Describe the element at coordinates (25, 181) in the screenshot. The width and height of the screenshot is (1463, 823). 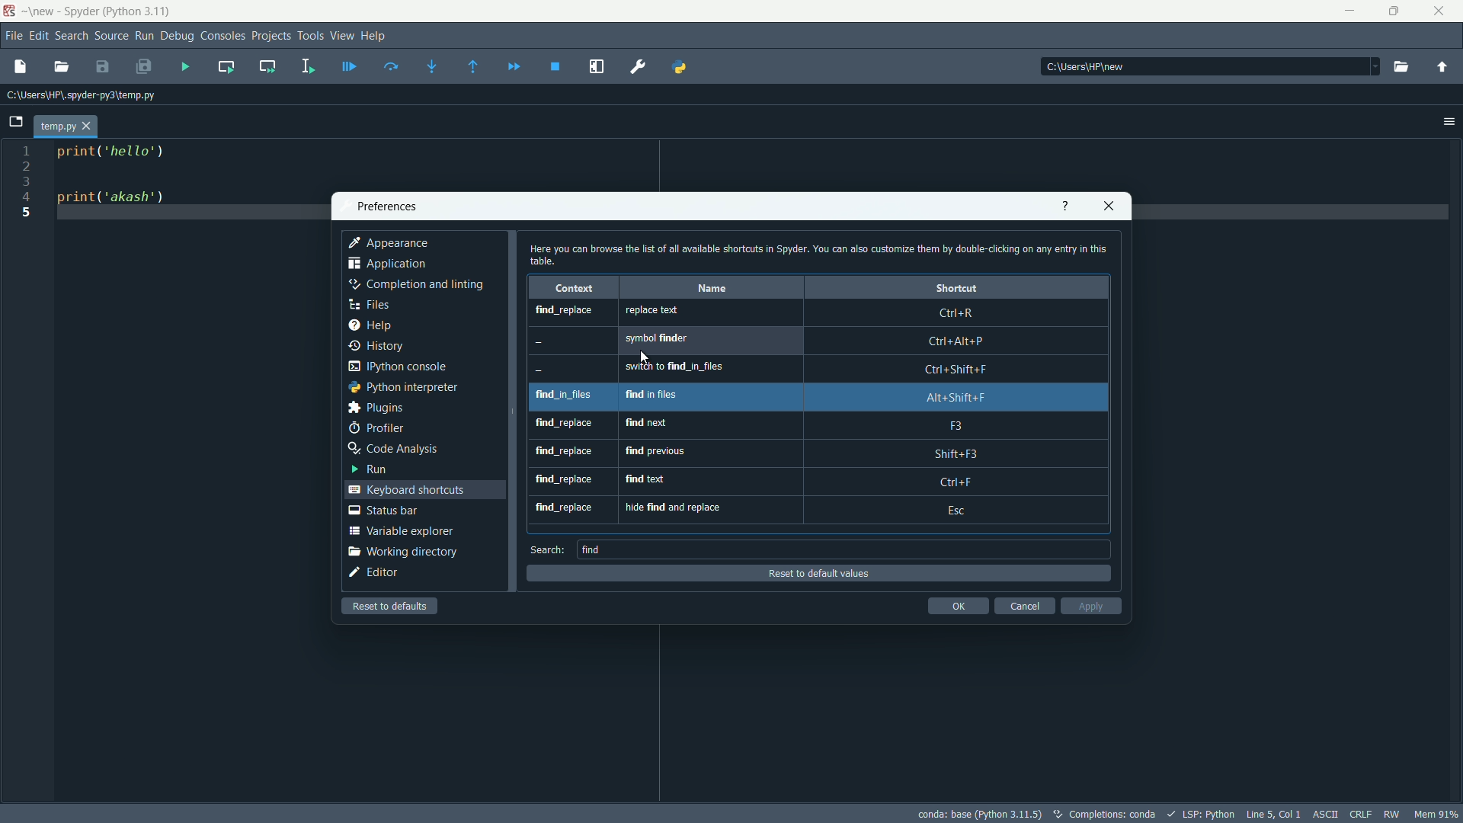
I see `3` at that location.